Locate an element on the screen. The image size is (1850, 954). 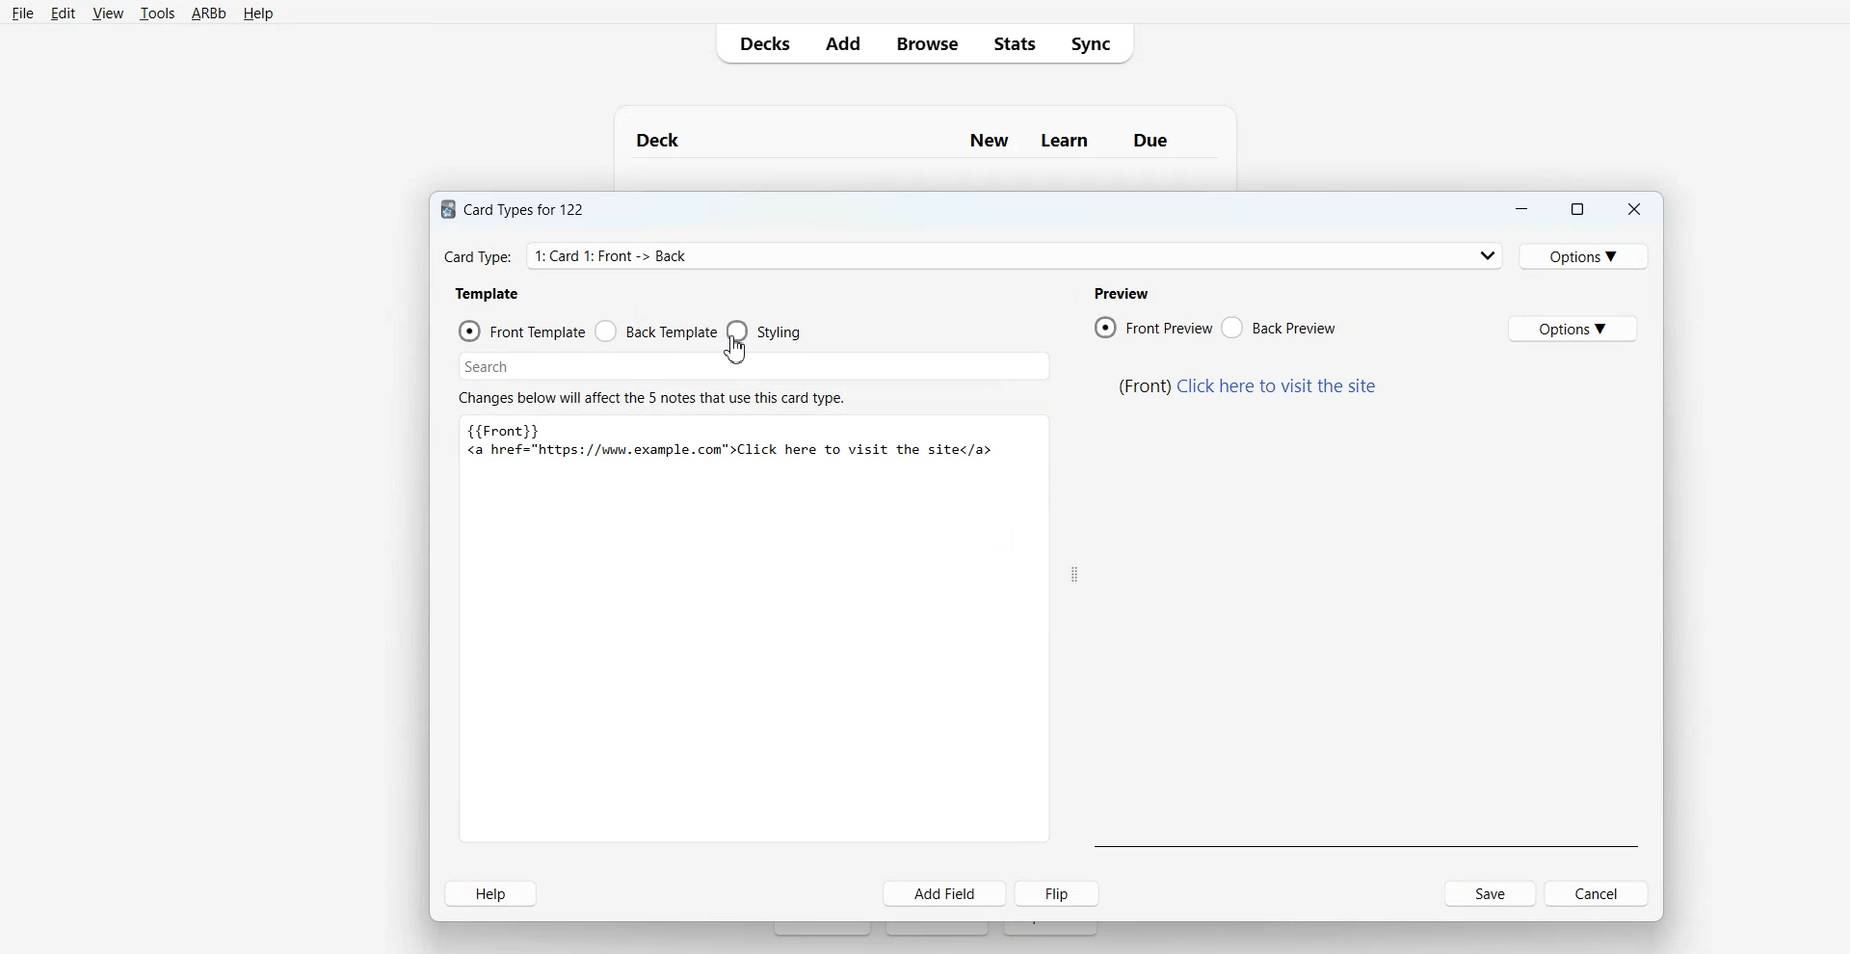
Help is located at coordinates (492, 892).